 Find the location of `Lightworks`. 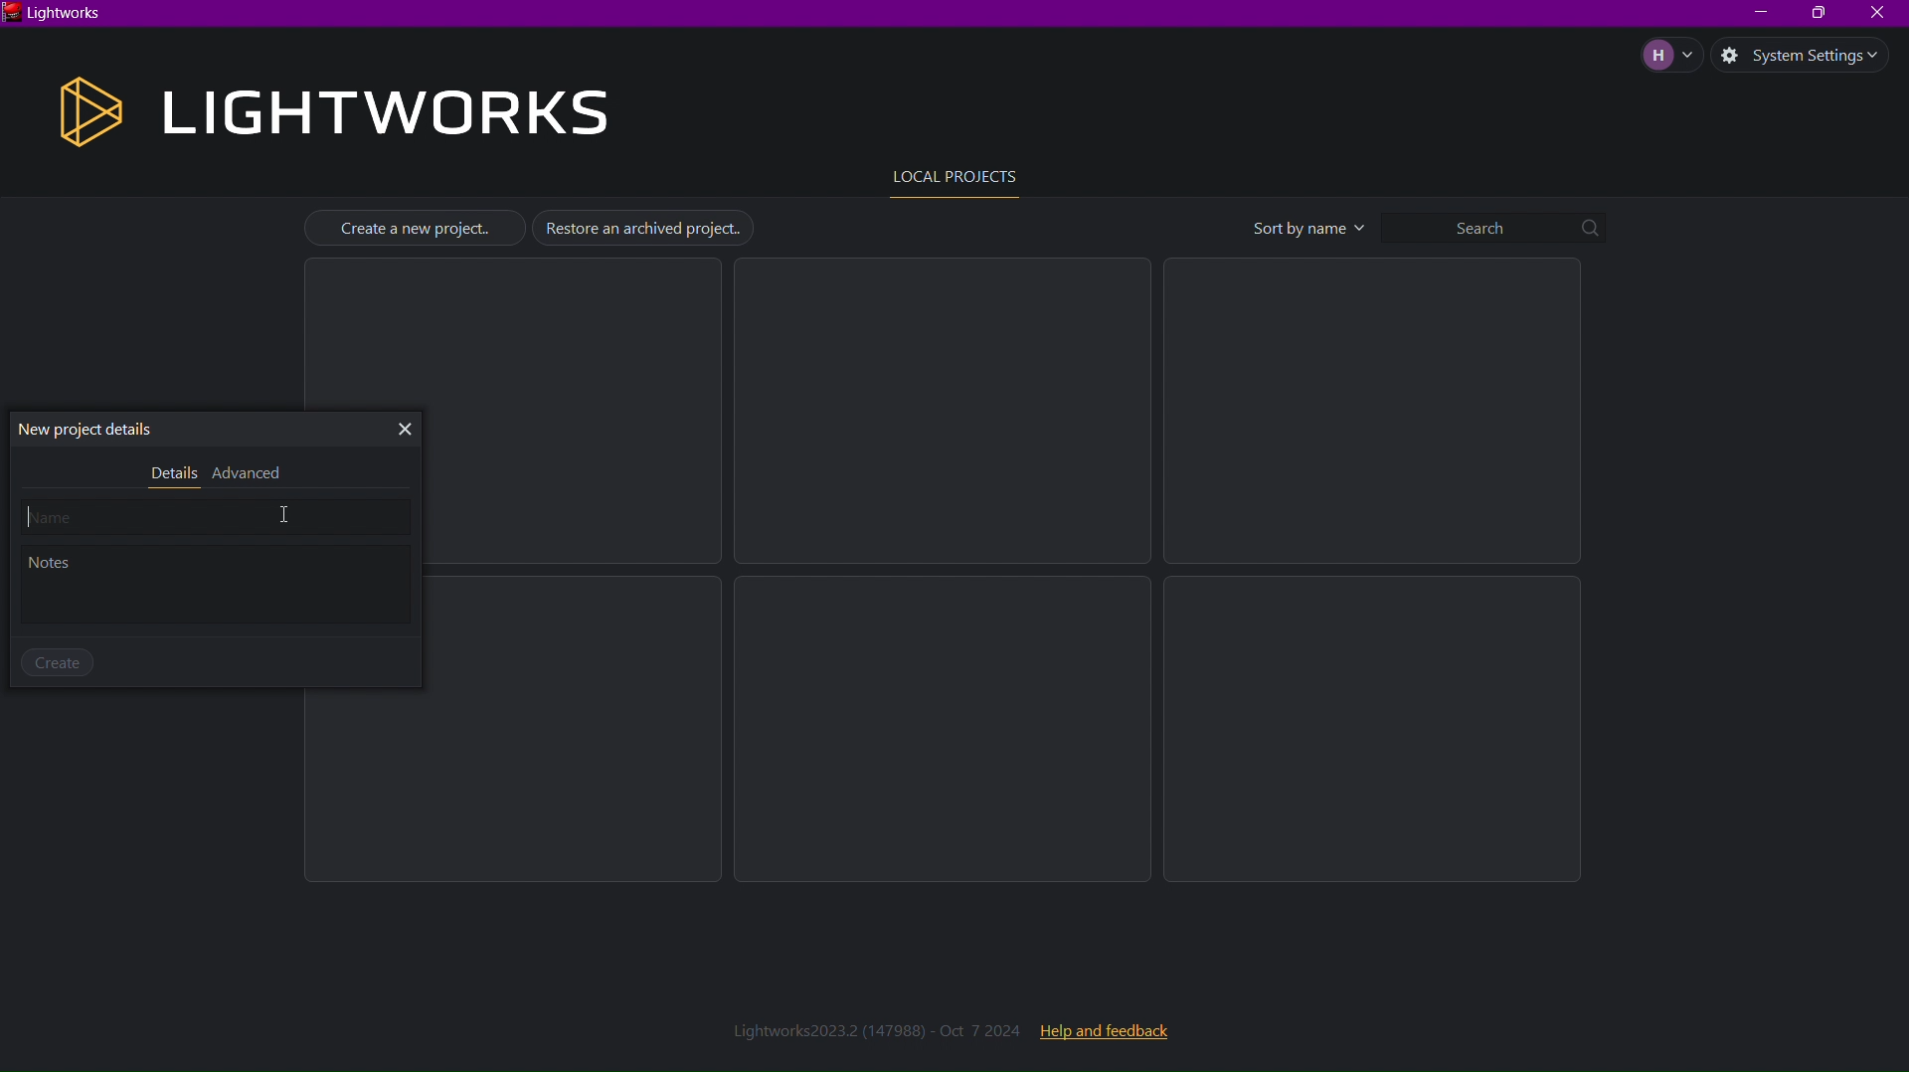

Lightworks is located at coordinates (384, 112).